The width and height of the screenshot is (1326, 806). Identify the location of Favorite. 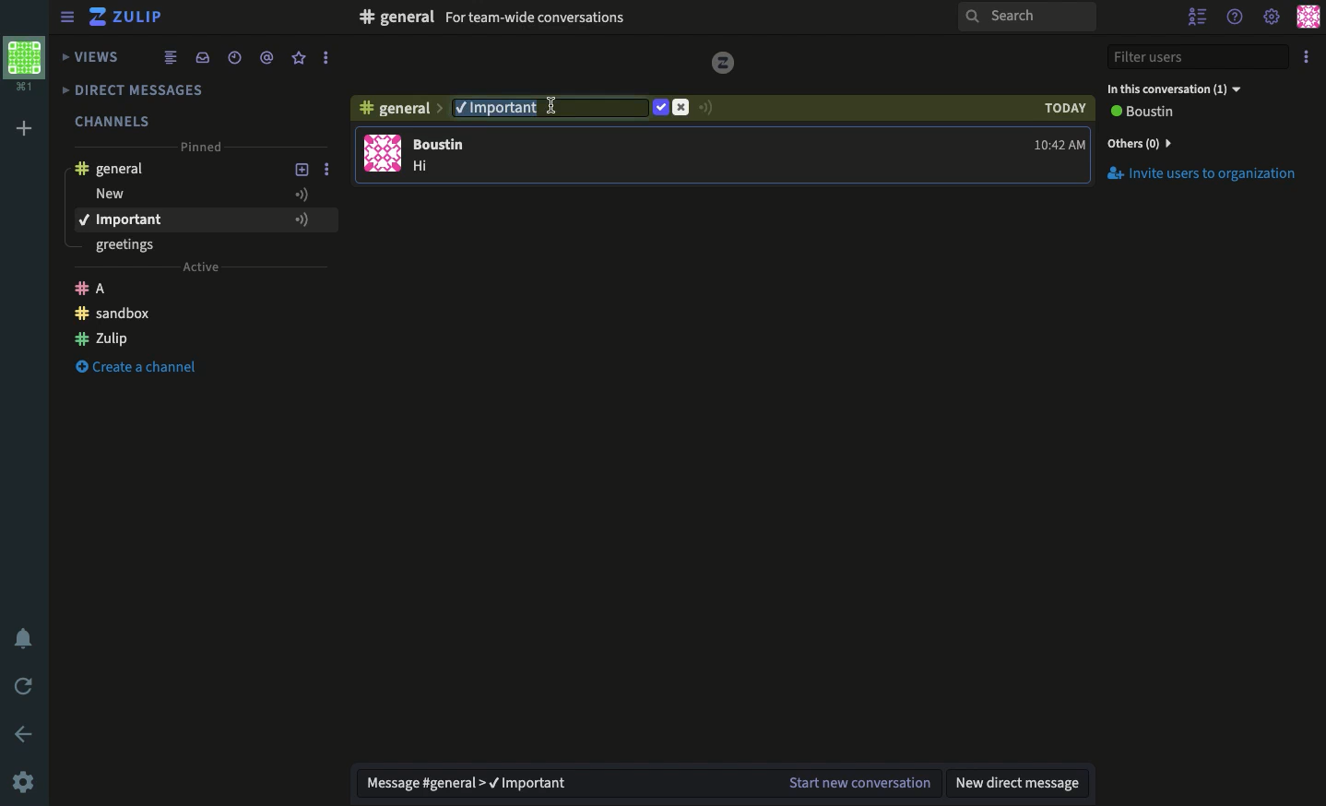
(300, 58).